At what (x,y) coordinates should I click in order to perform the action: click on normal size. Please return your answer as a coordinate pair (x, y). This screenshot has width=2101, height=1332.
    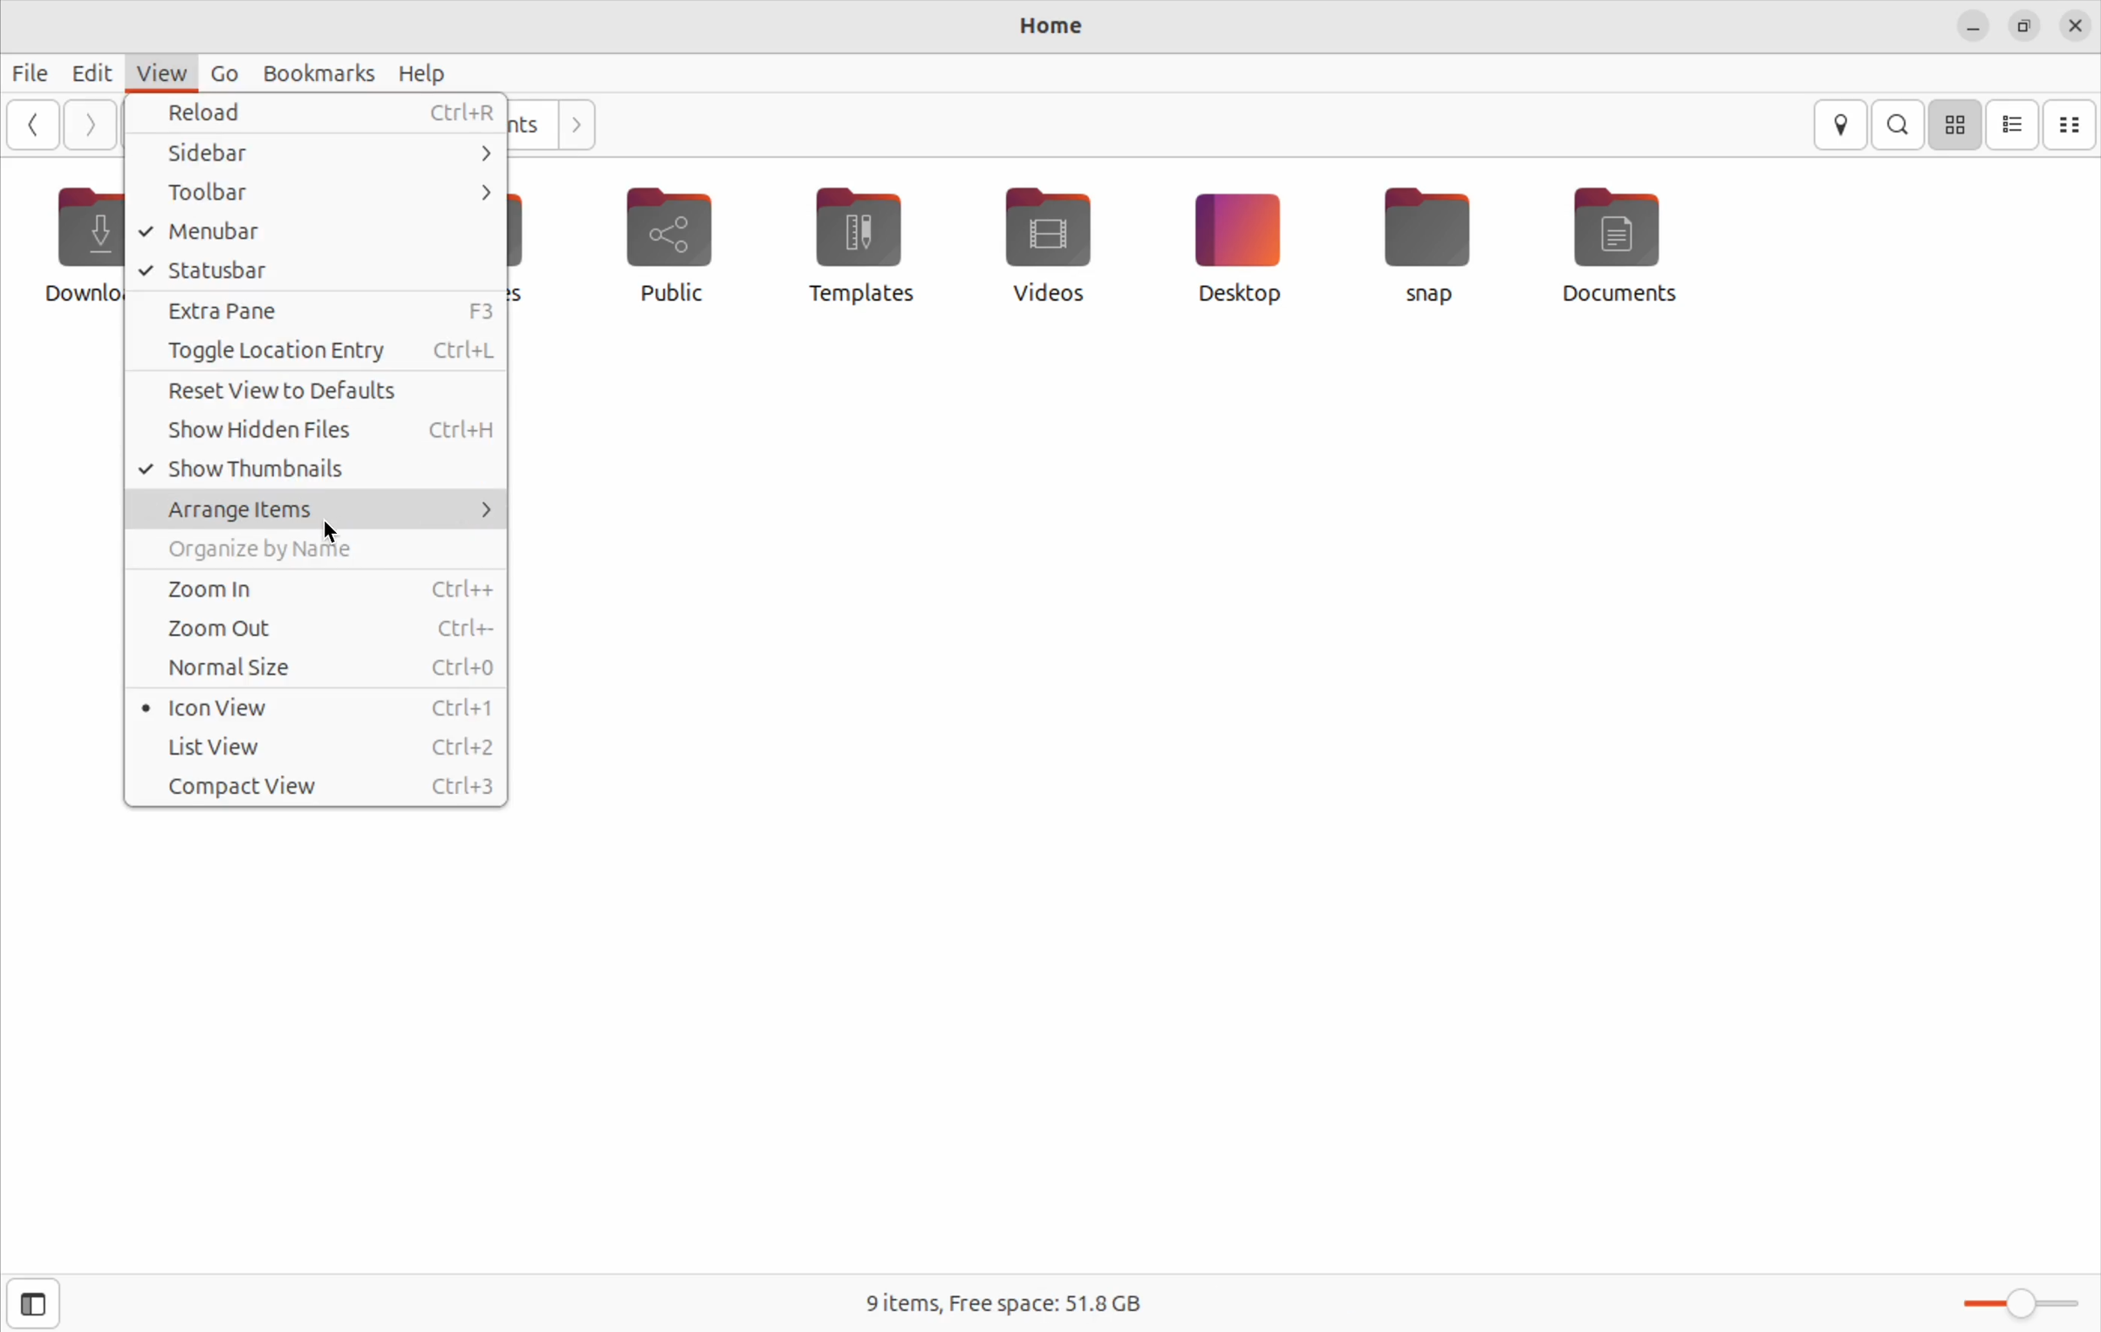
    Looking at the image, I should click on (317, 671).